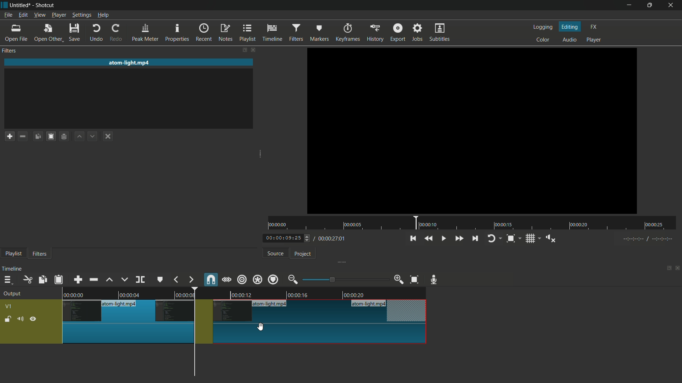 The width and height of the screenshot is (682, 383). I want to click on zoom in, so click(399, 279).